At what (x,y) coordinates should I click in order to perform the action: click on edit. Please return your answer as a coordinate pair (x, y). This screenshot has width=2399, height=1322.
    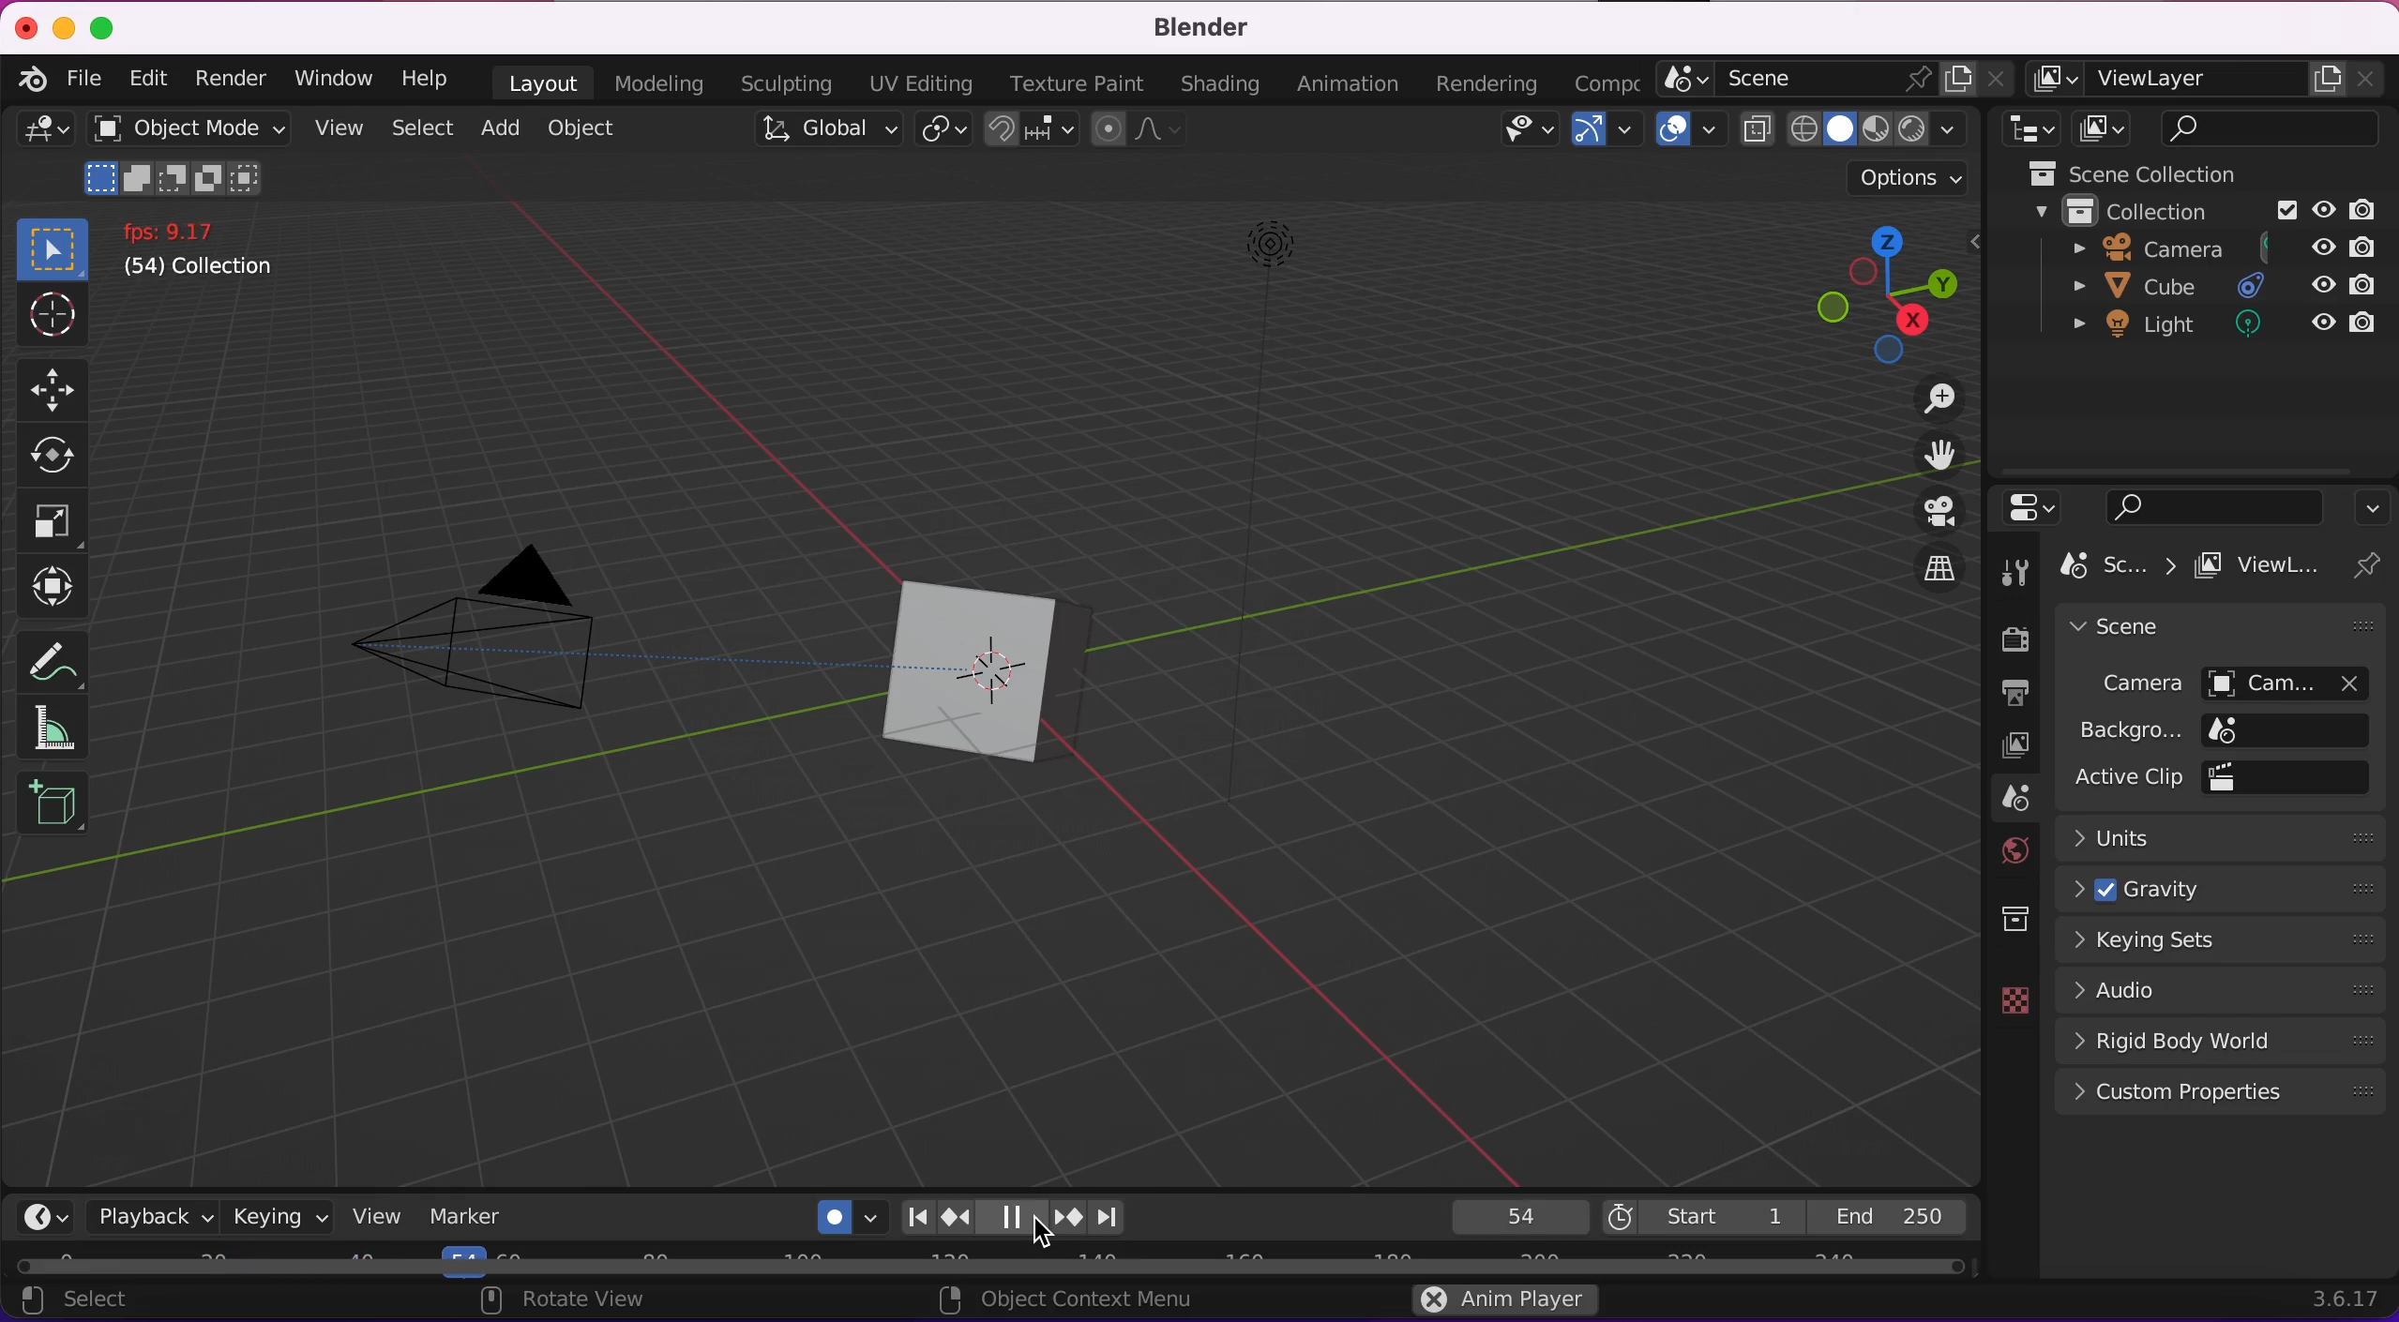
    Looking at the image, I should click on (147, 79).